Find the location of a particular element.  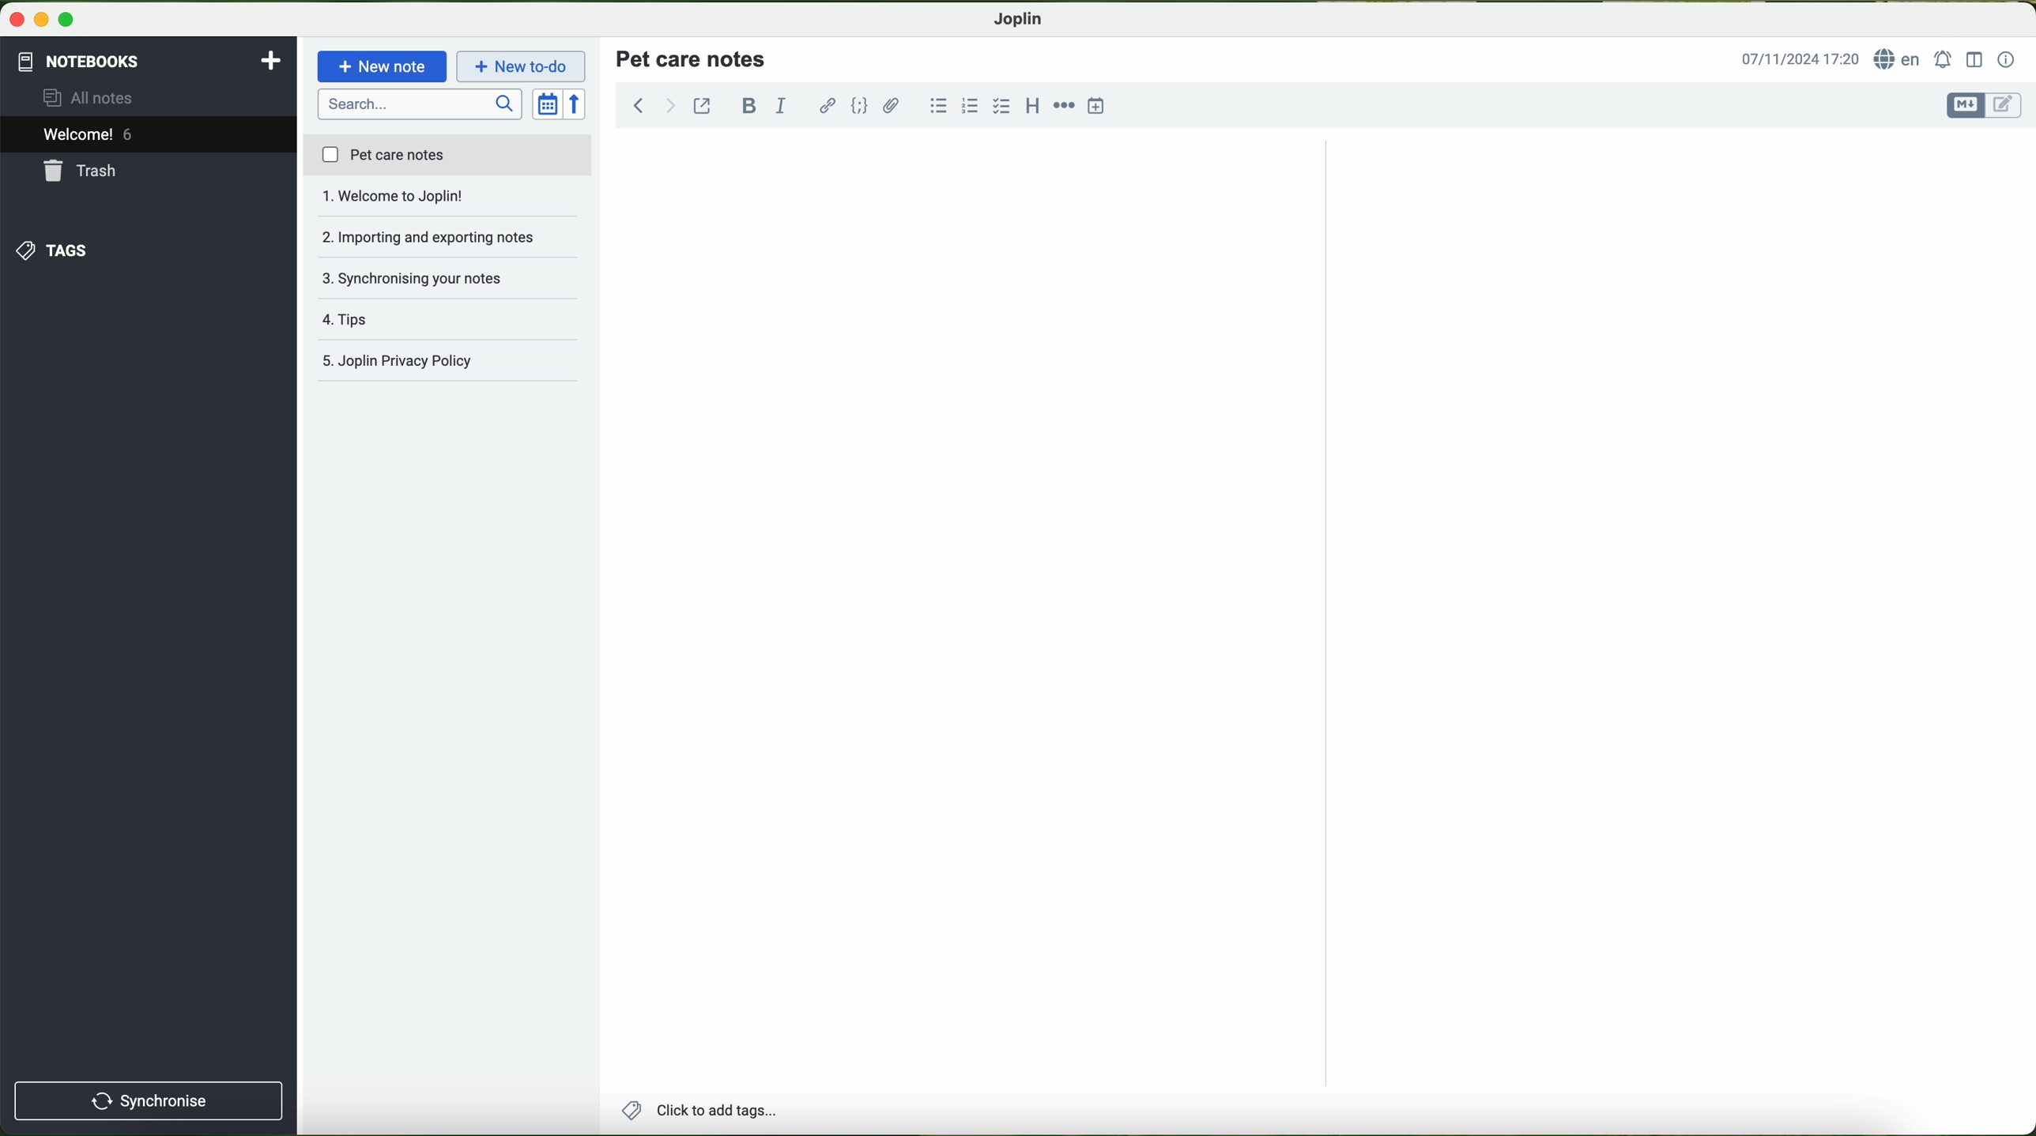

title pet care notes is located at coordinates (693, 58).